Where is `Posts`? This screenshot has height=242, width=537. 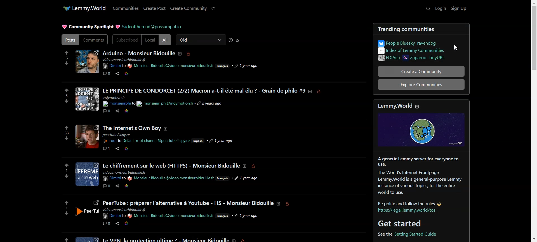
Posts is located at coordinates (69, 40).